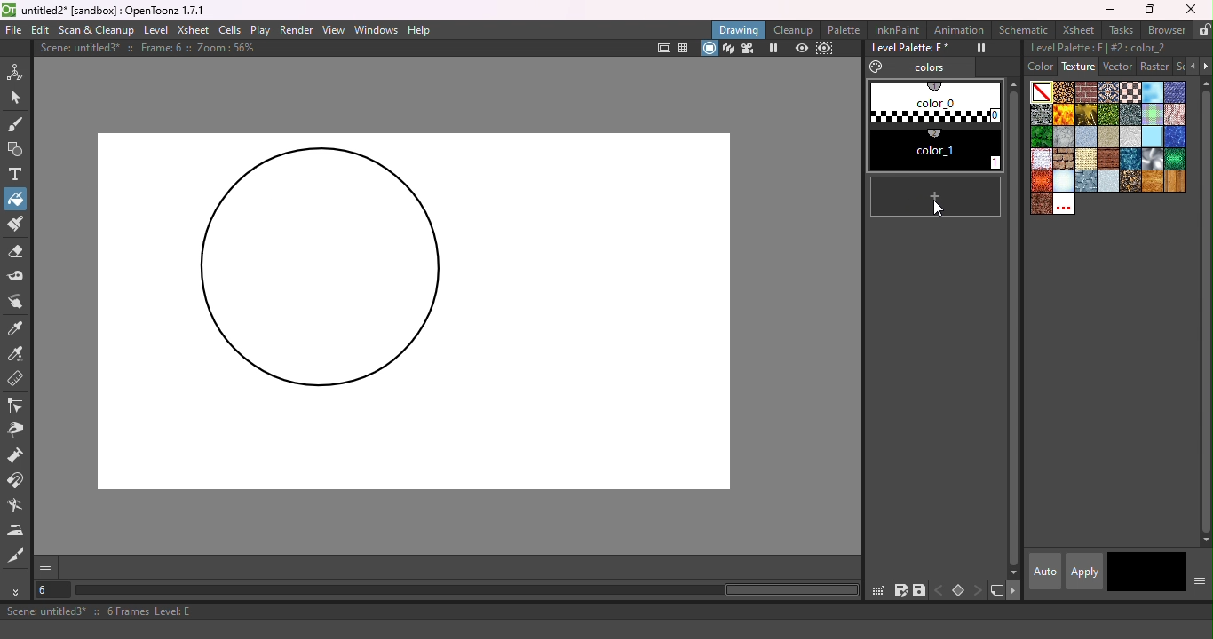 This screenshot has width=1213, height=639. I want to click on new style, so click(996, 591).